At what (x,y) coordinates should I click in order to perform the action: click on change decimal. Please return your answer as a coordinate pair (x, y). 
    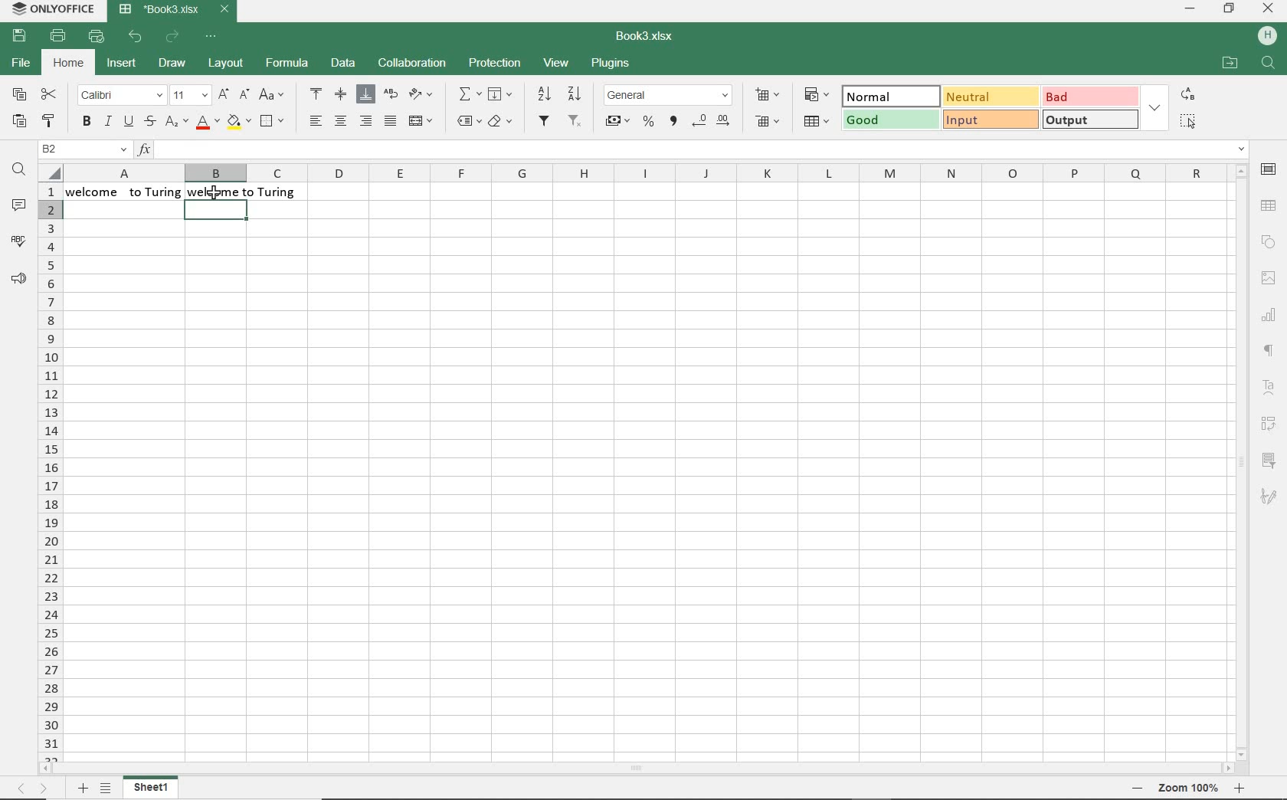
    Looking at the image, I should click on (712, 120).